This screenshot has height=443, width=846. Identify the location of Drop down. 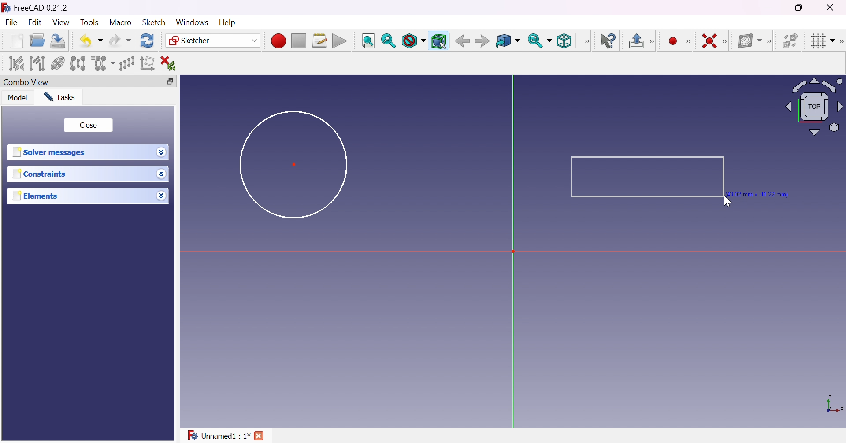
(162, 152).